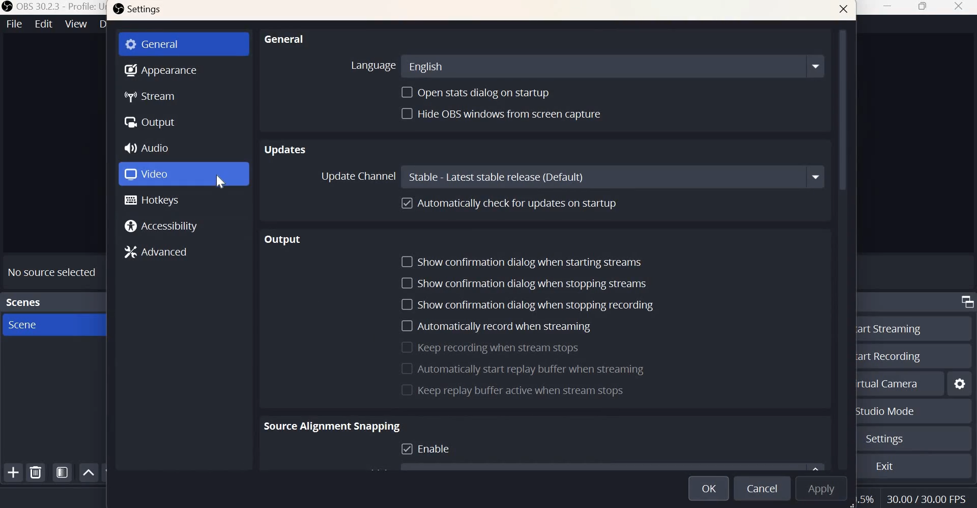  What do you see at coordinates (762, 489) in the screenshot?
I see `Cancel` at bounding box center [762, 489].